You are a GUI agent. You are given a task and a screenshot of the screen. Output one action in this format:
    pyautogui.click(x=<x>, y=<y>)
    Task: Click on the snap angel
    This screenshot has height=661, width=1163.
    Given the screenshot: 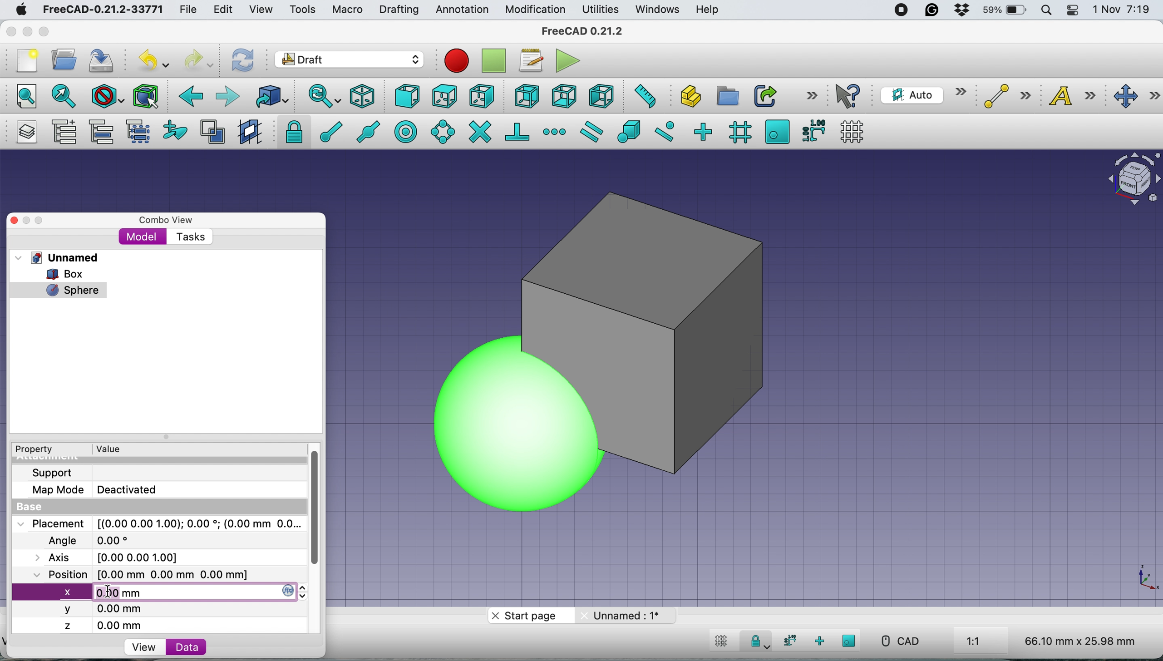 What is the action you would take?
    pyautogui.click(x=440, y=131)
    